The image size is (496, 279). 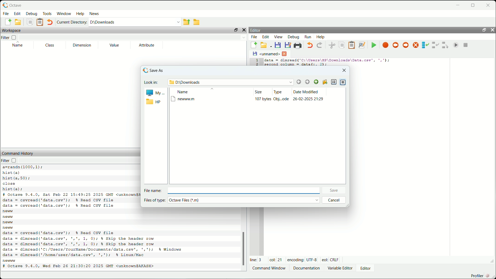 What do you see at coordinates (259, 92) in the screenshot?
I see `size` at bounding box center [259, 92].